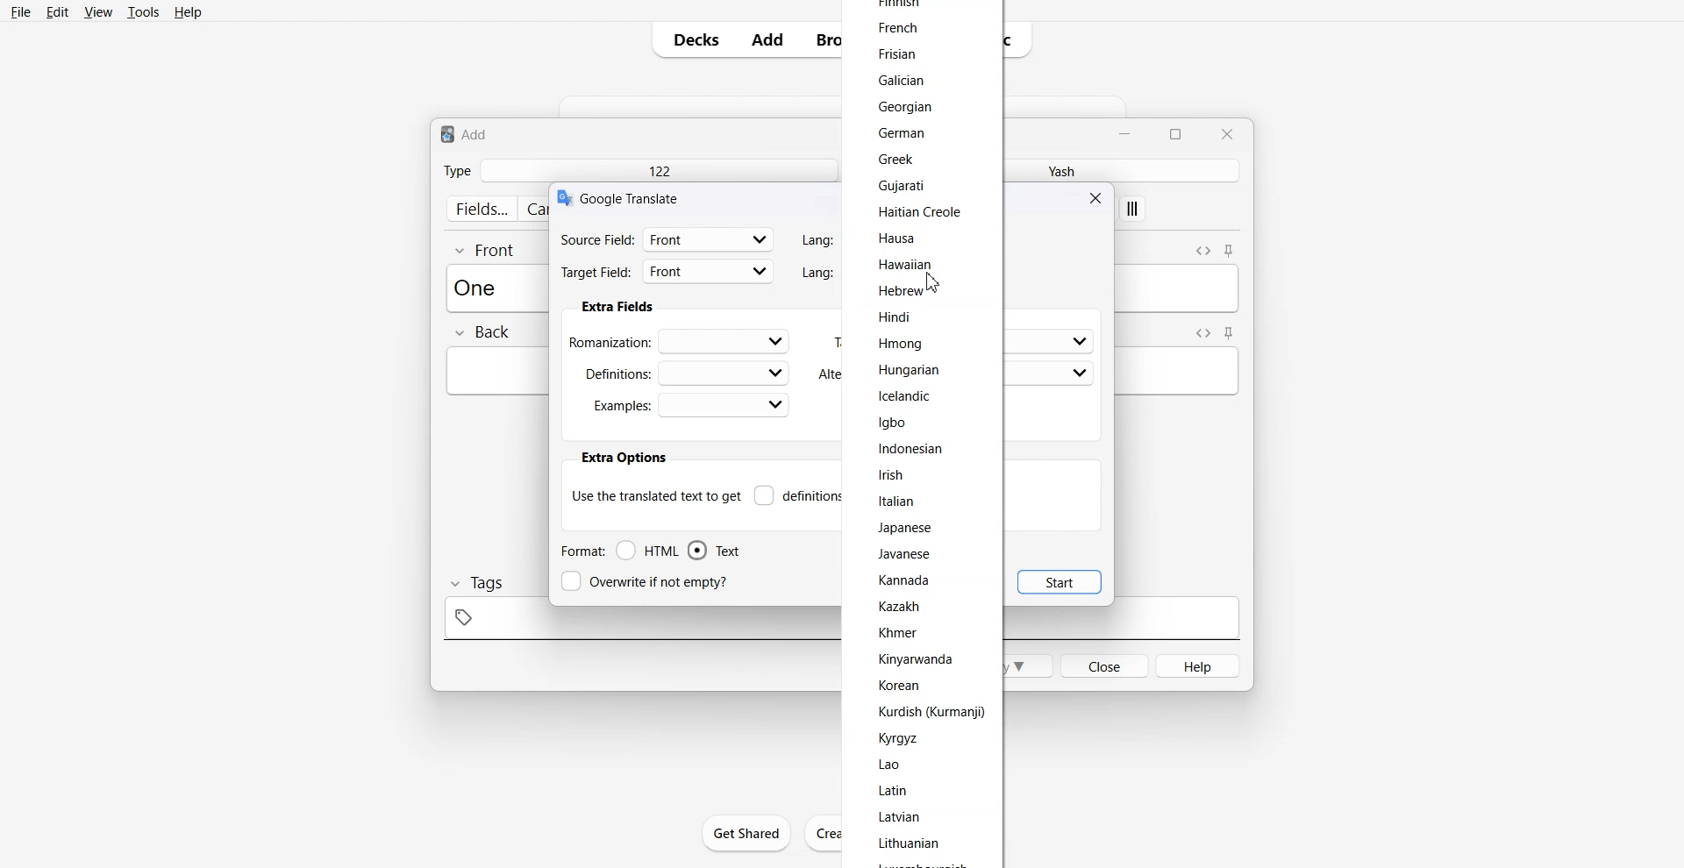 The image size is (1684, 868). I want to click on Close, so click(1226, 133).